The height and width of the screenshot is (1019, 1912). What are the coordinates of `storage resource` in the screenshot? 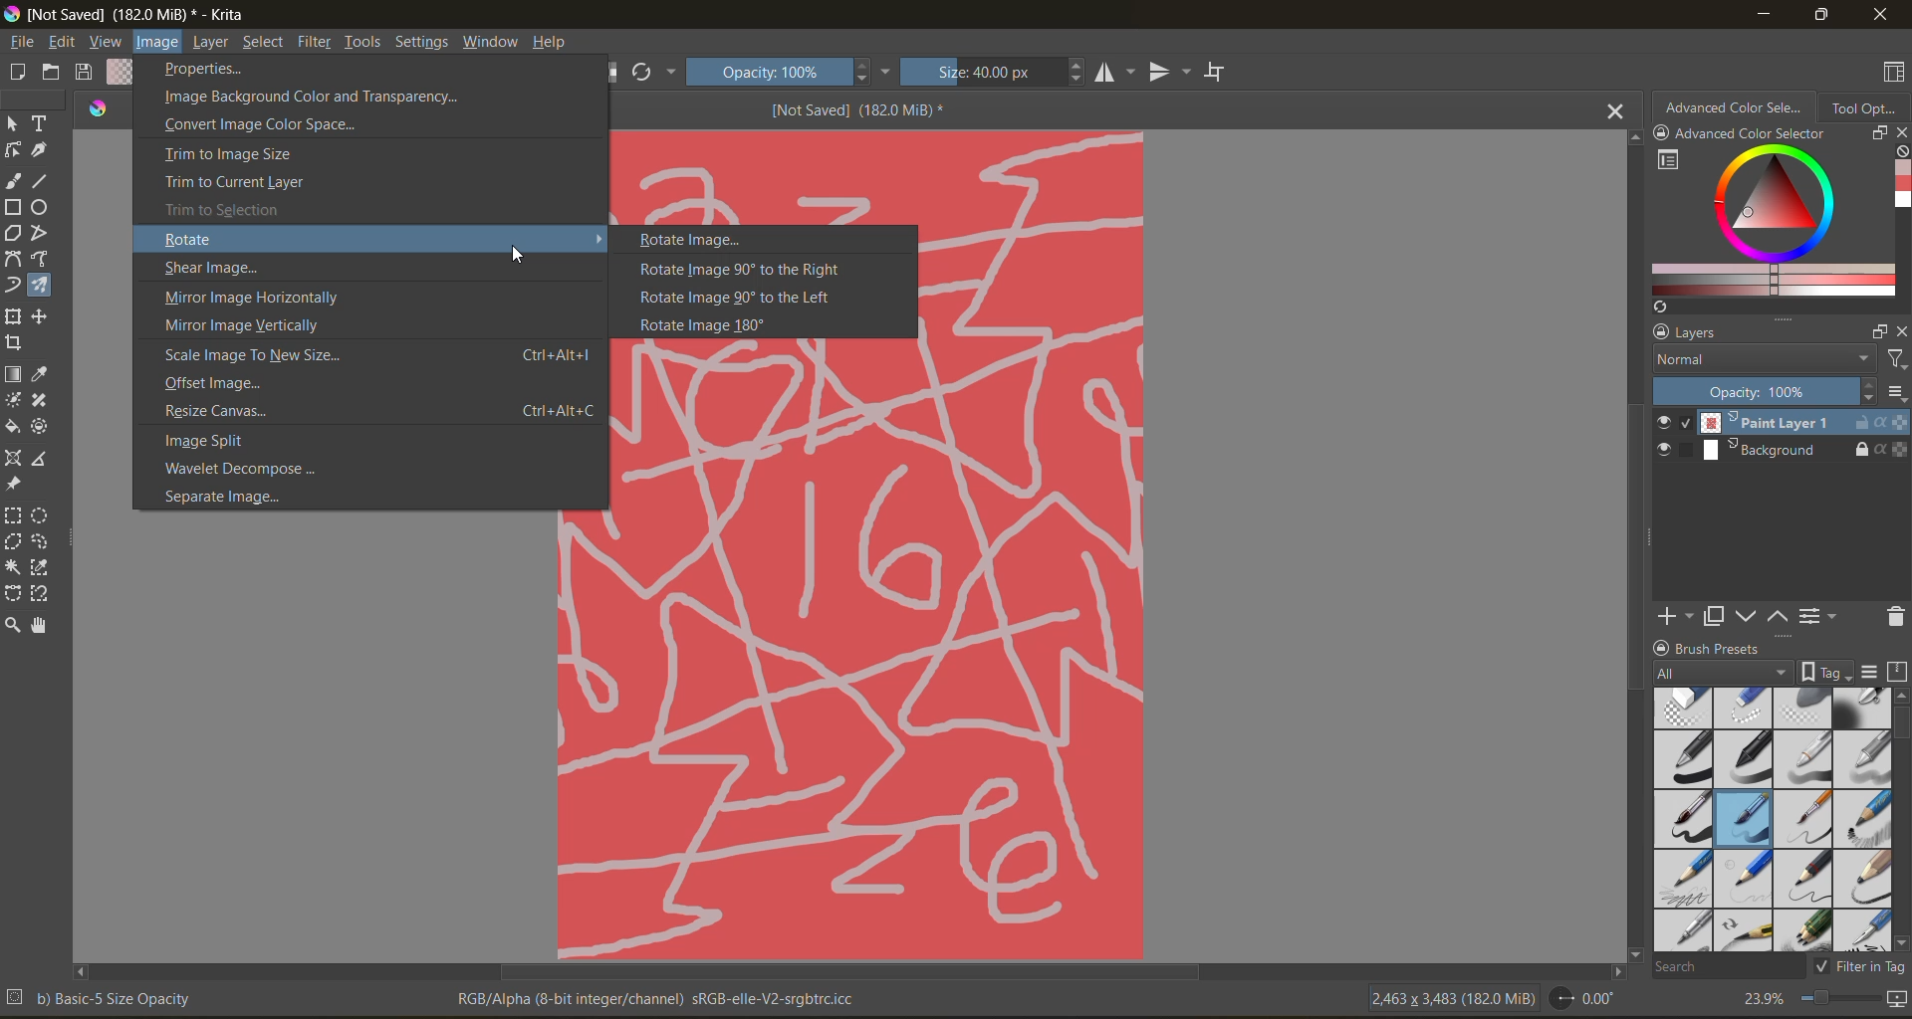 It's located at (1895, 674).